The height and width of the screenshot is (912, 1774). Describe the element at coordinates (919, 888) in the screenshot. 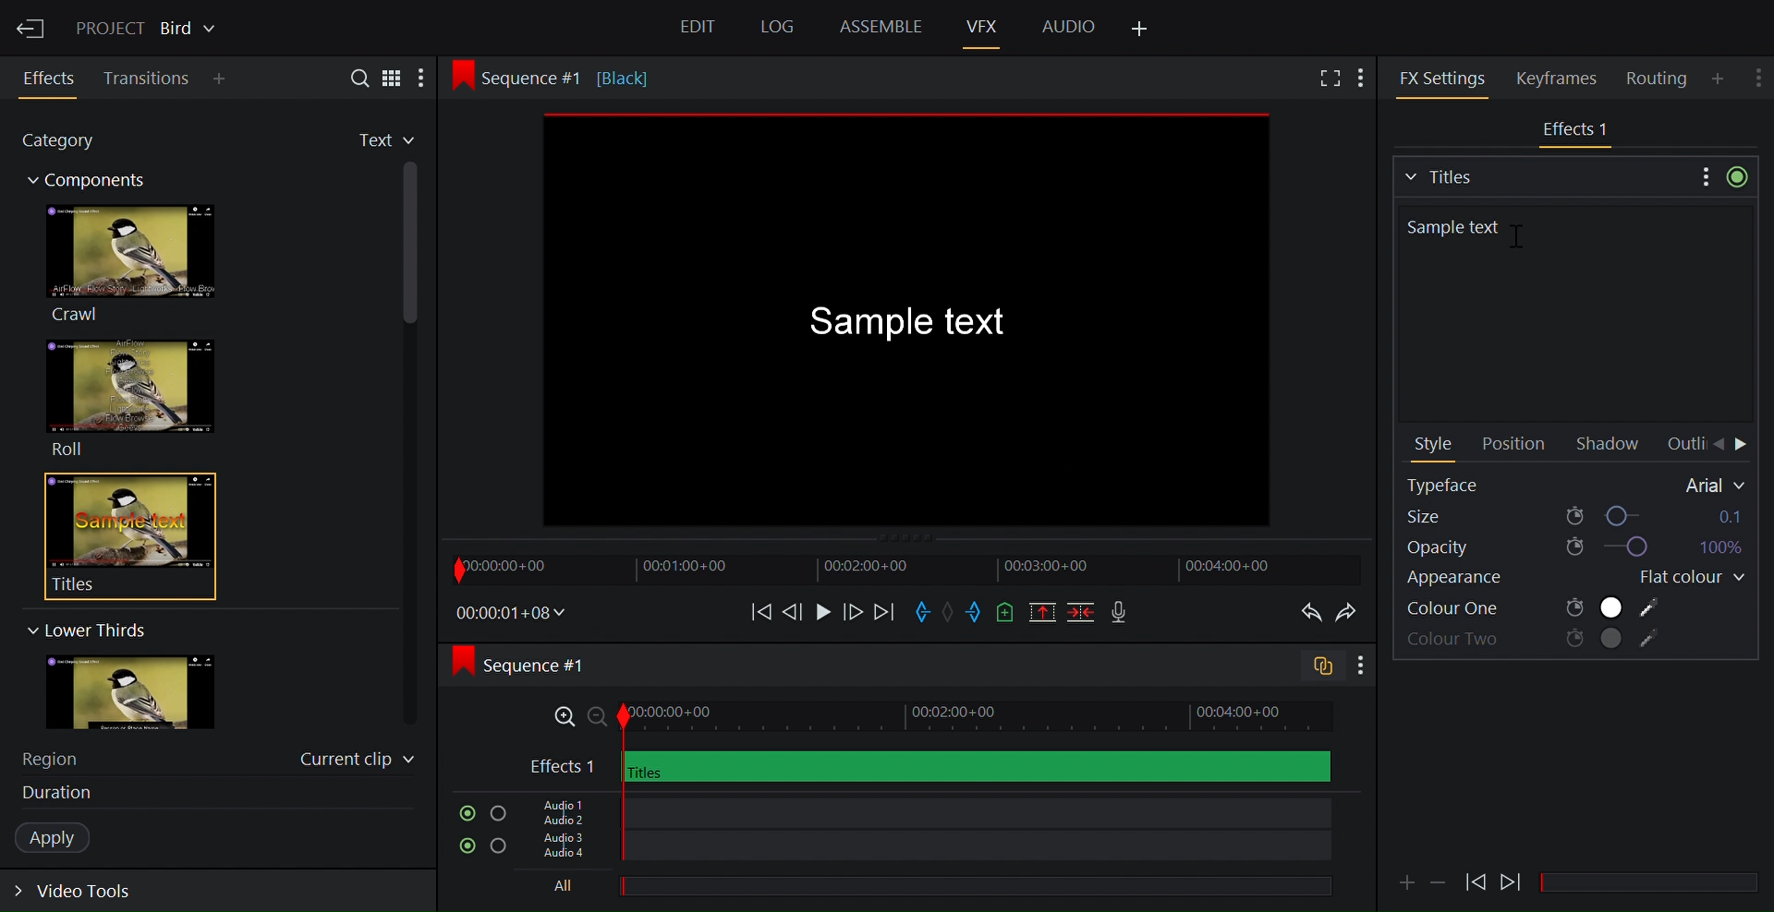

I see `All` at that location.